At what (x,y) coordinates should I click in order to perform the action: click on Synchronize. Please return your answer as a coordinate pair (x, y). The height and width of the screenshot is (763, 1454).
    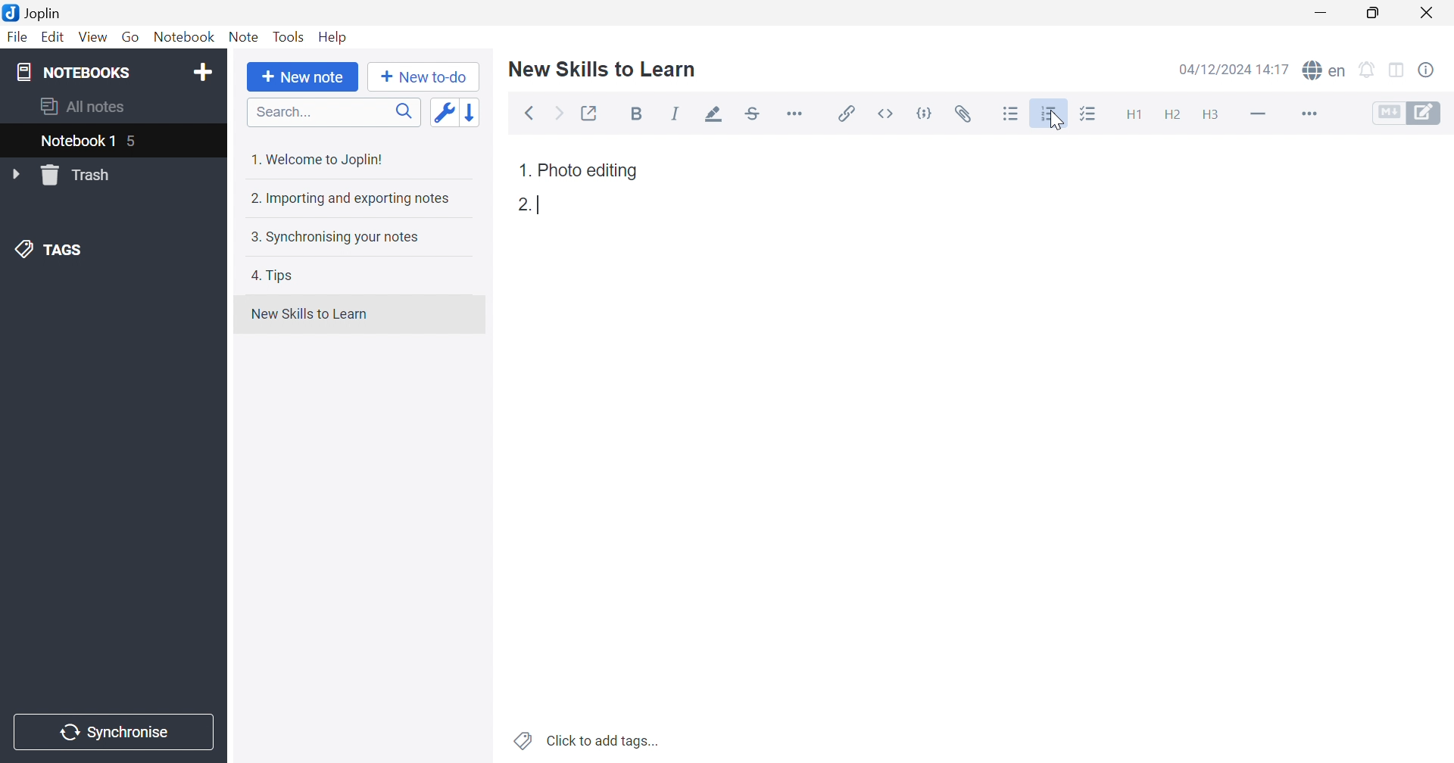
    Looking at the image, I should click on (117, 733).